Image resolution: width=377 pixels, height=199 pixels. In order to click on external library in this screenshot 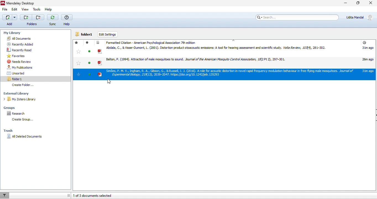, I will do `click(25, 93)`.